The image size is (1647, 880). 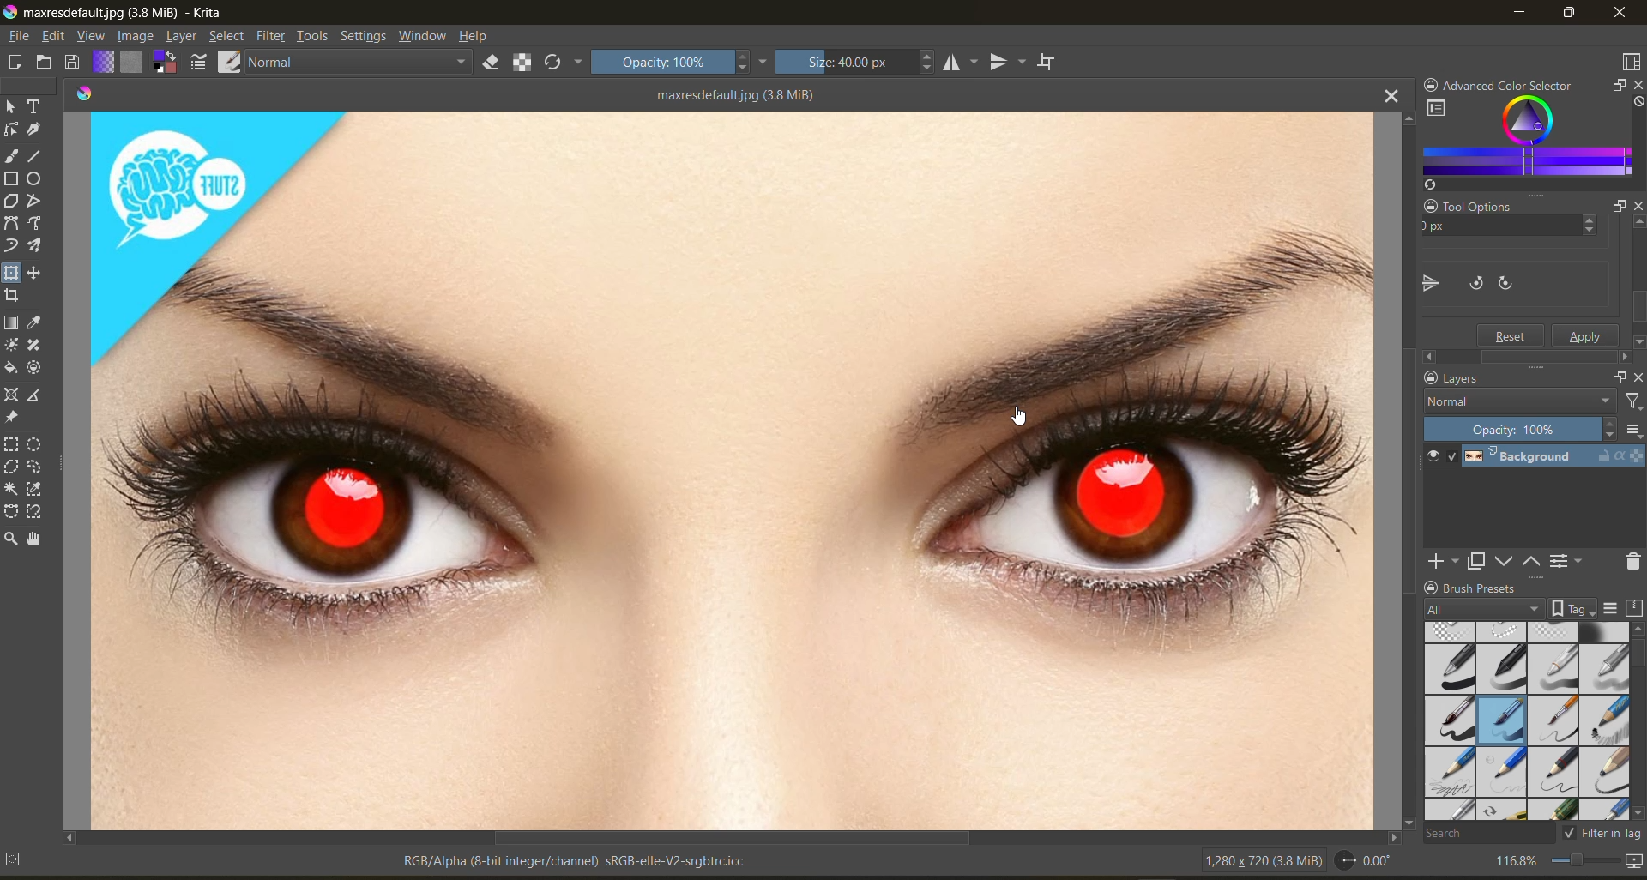 What do you see at coordinates (11, 487) in the screenshot?
I see `tool` at bounding box center [11, 487].